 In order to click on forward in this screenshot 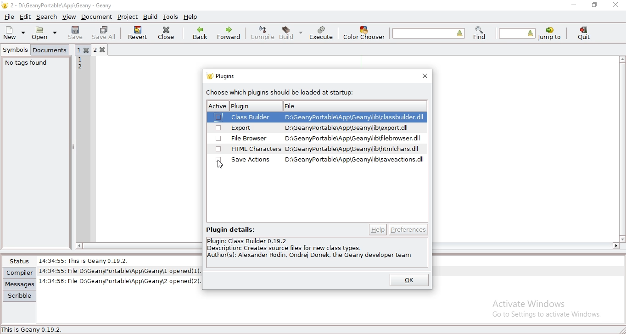, I will do `click(230, 33)`.